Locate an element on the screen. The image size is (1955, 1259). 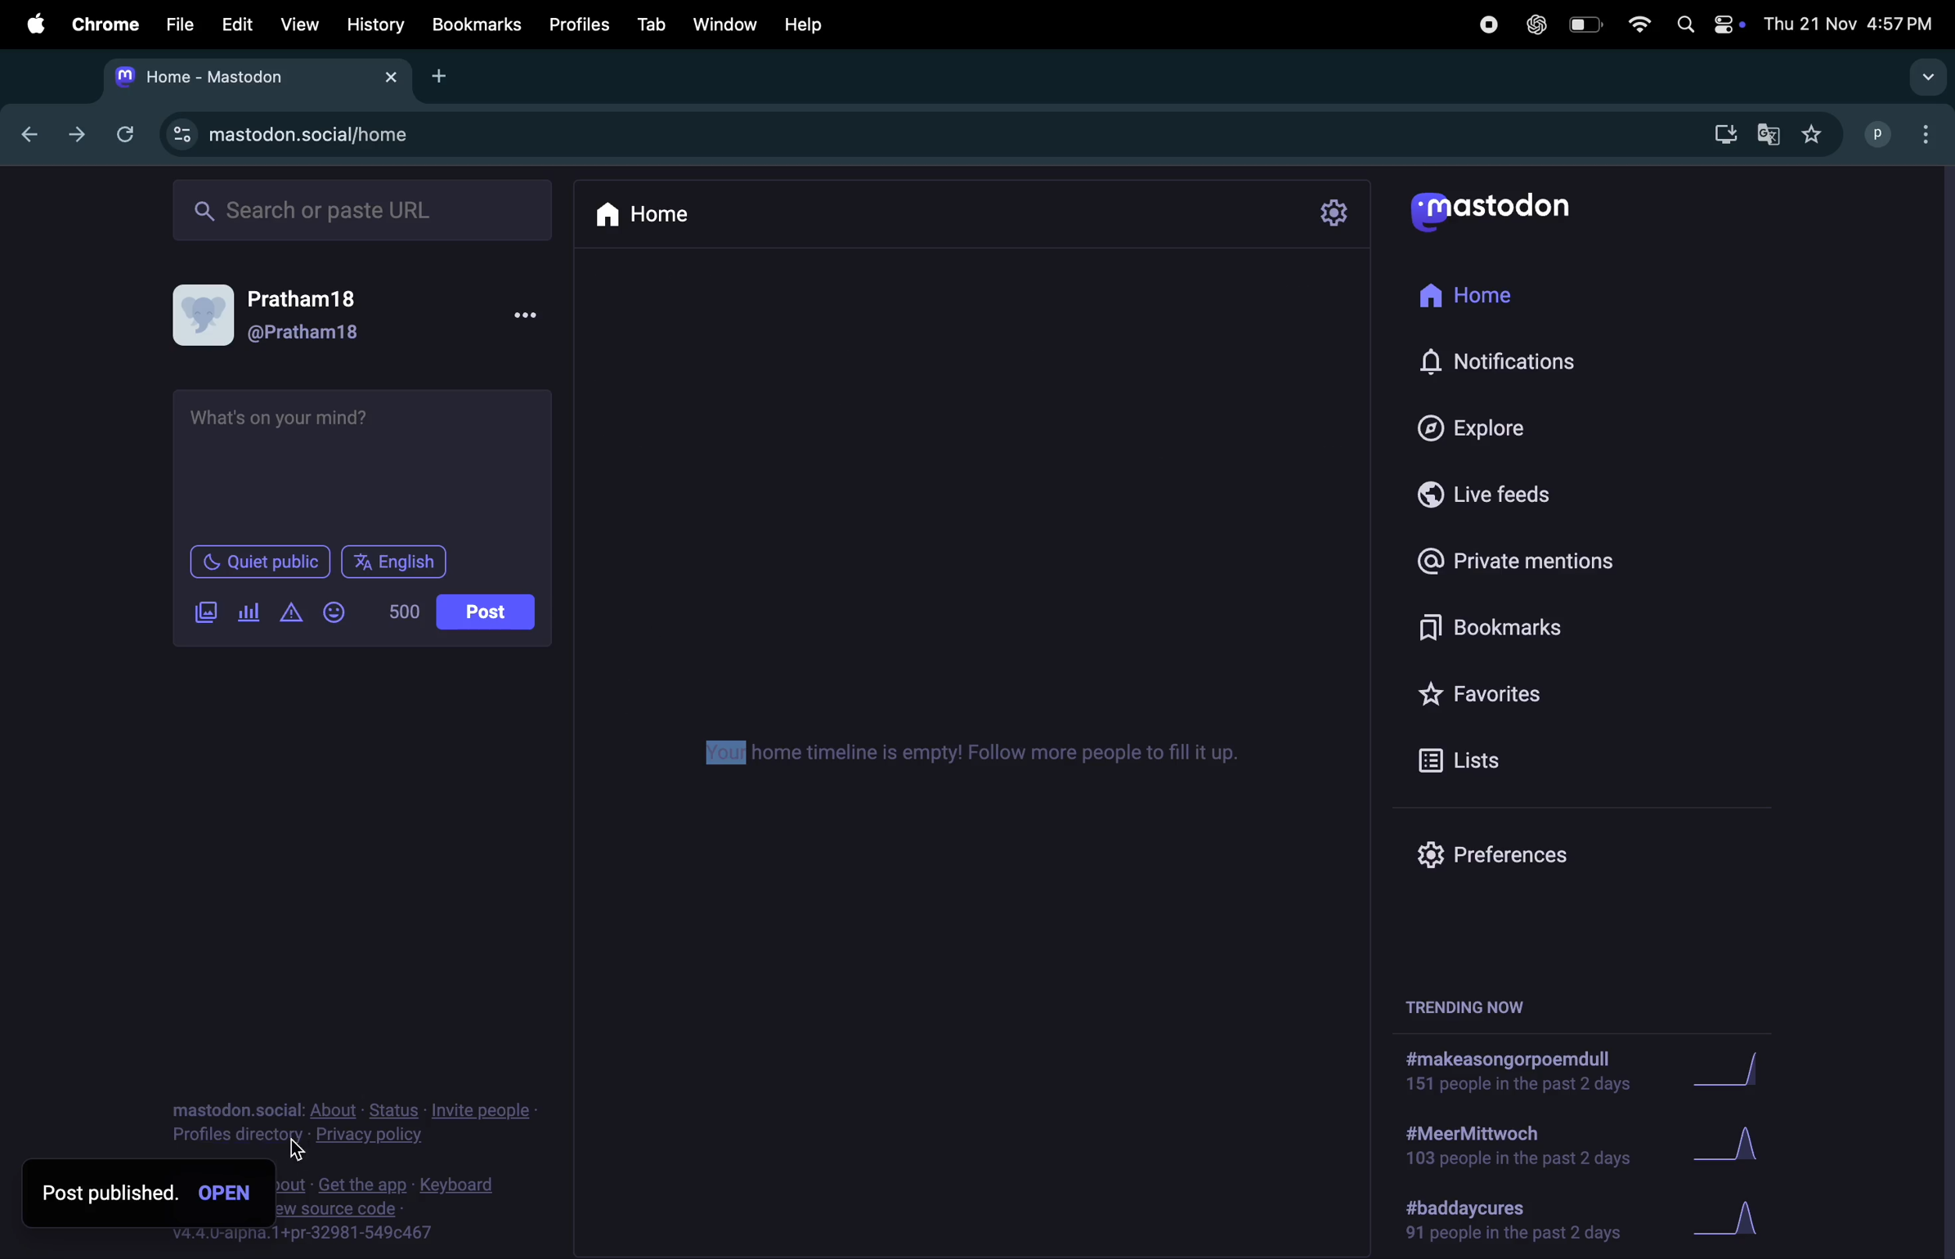
search tabs is located at coordinates (1925, 77).